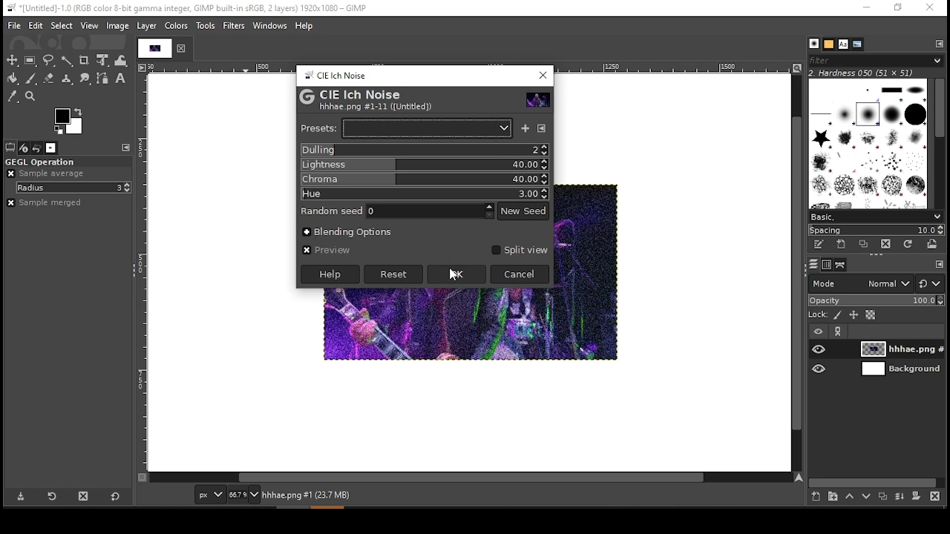 The width and height of the screenshot is (950, 534). I want to click on connfigure this tab, so click(546, 129).